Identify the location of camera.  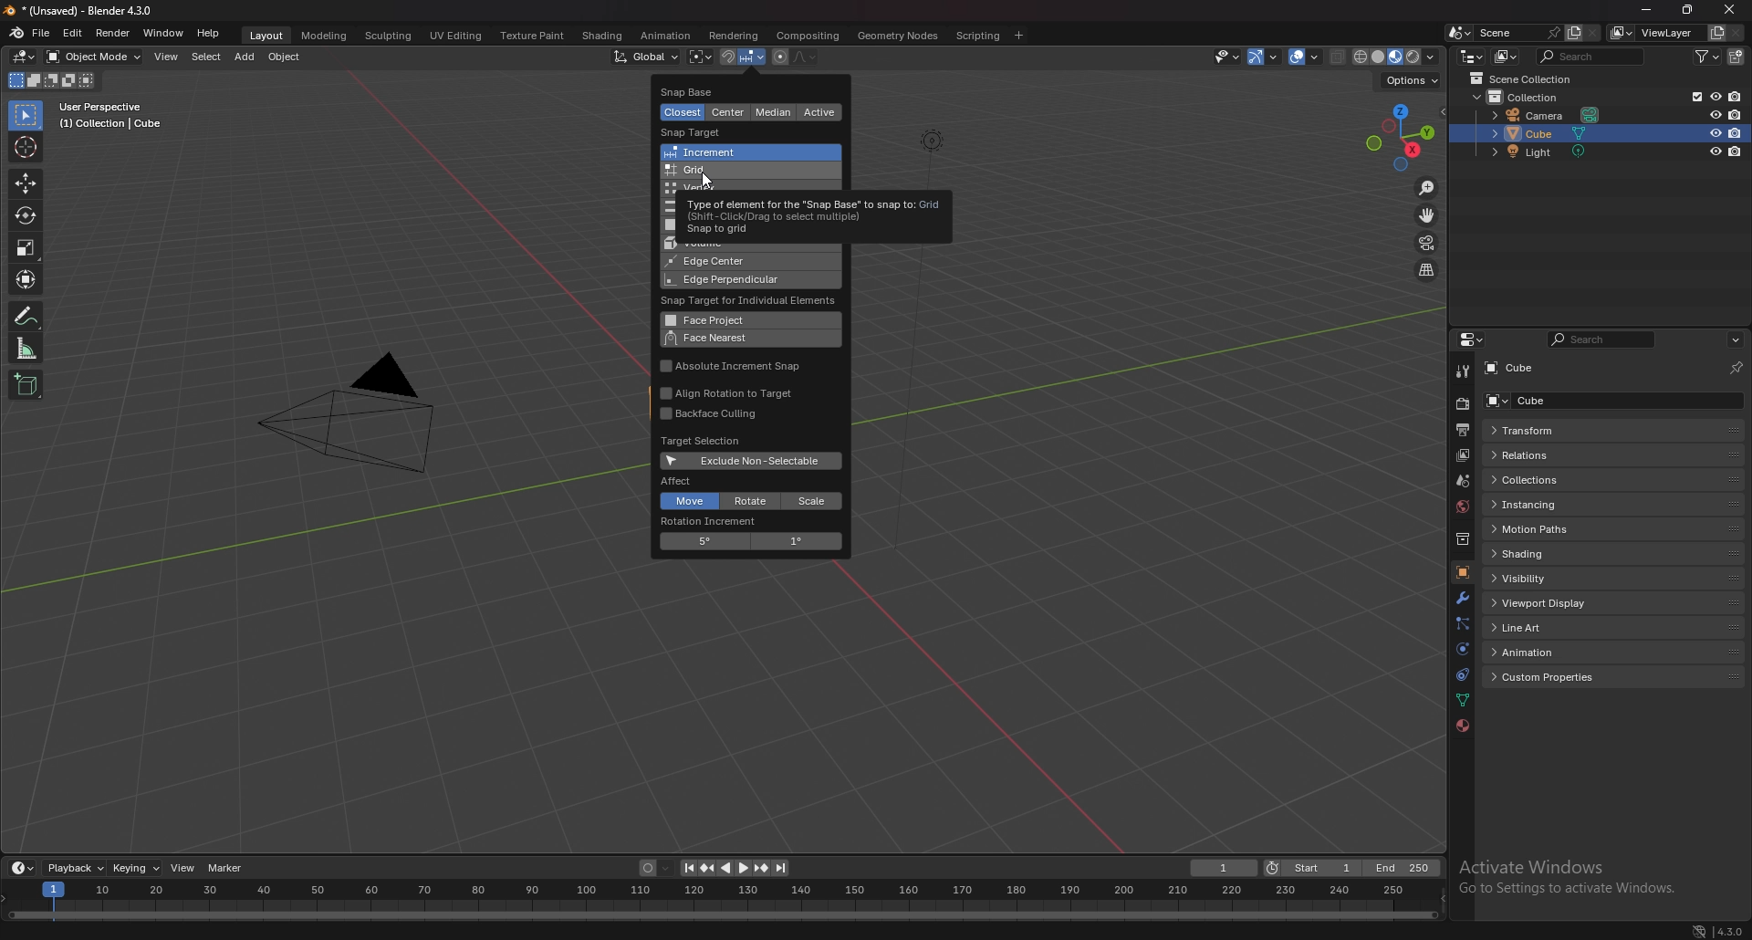
(361, 412).